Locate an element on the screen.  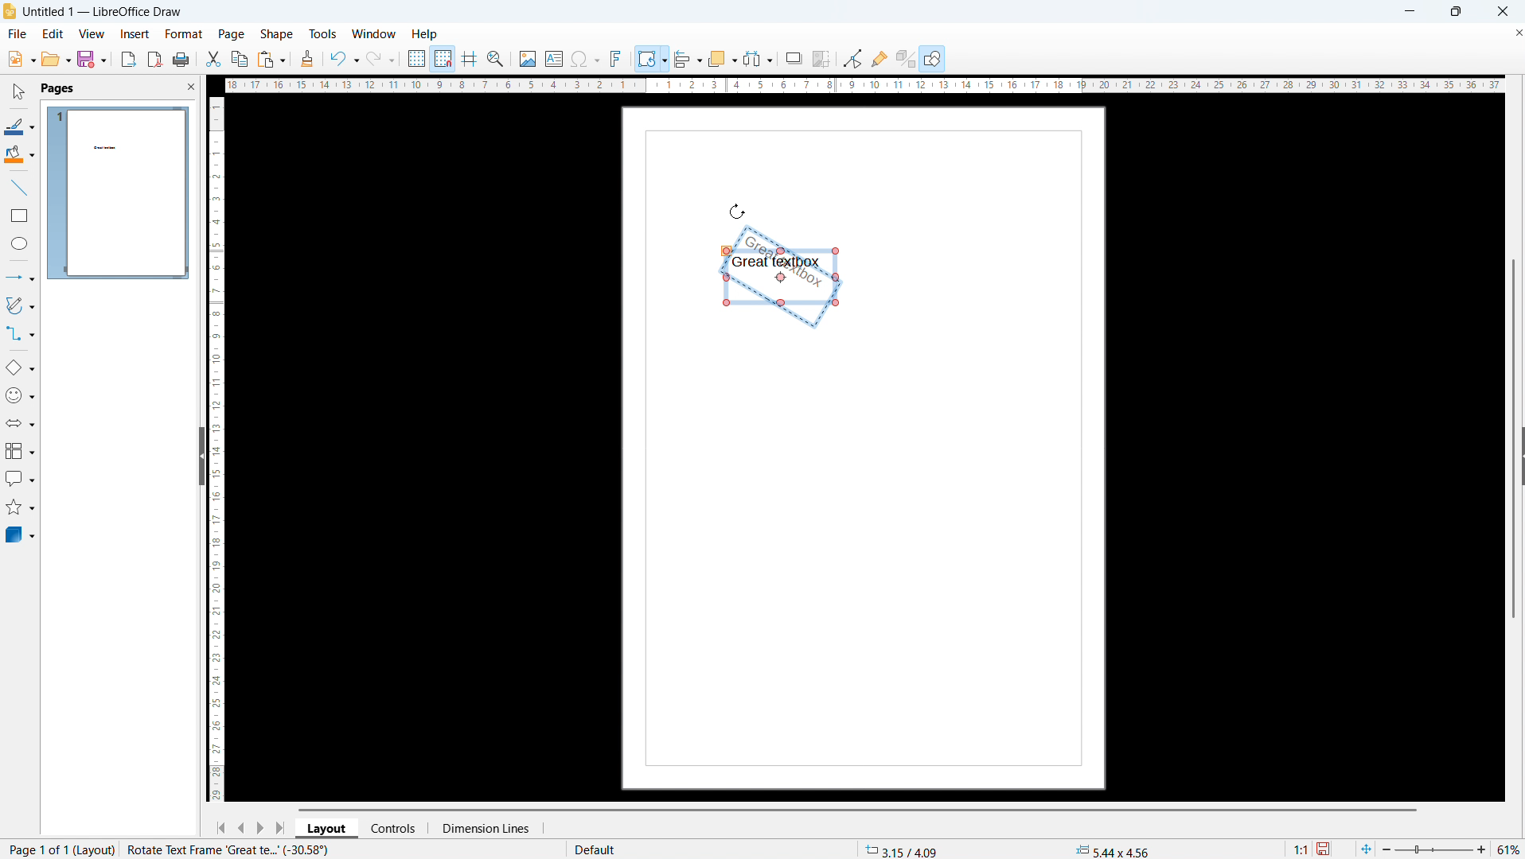
edit is located at coordinates (52, 33).